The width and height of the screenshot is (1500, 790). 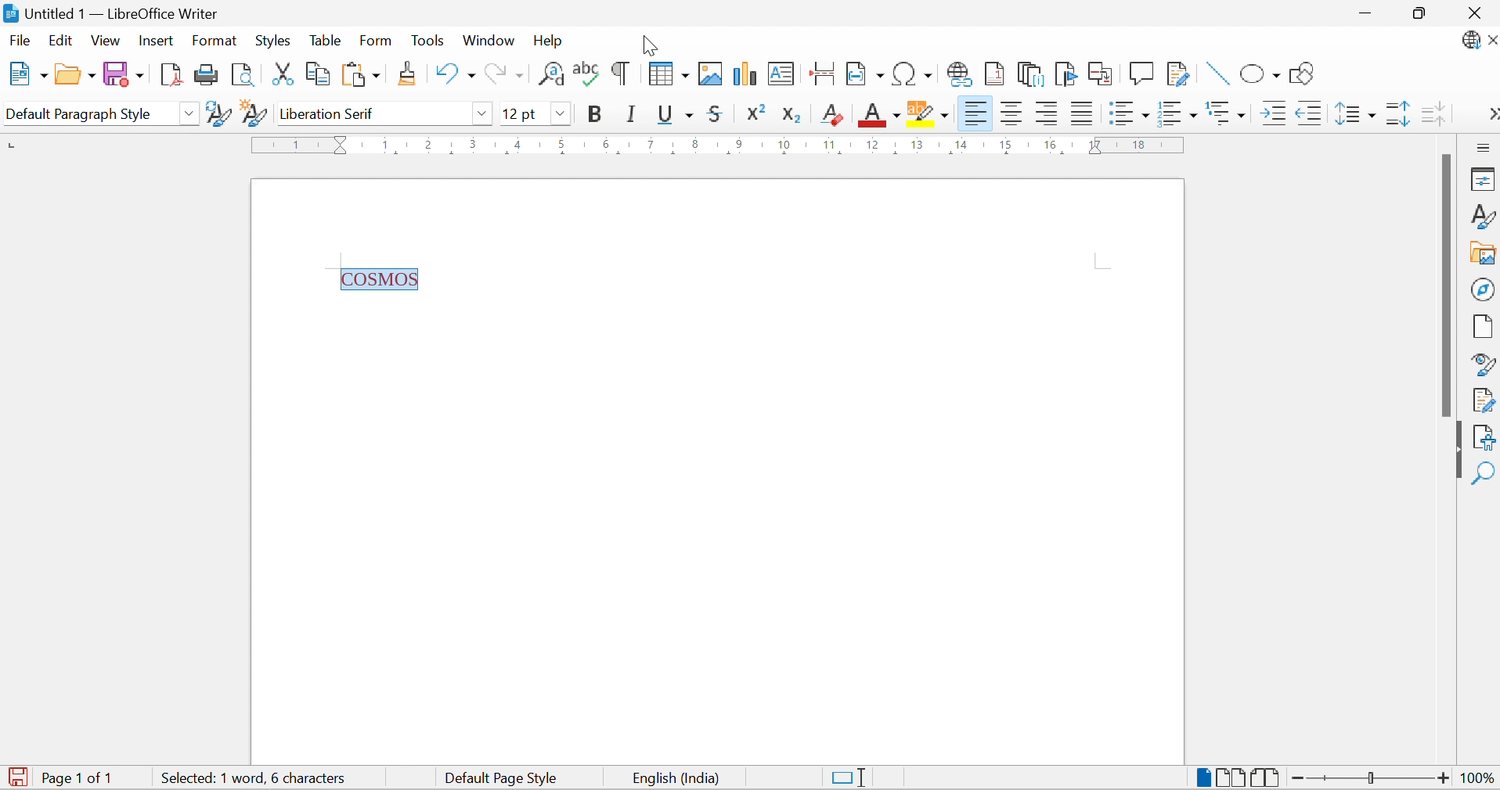 What do you see at coordinates (917, 145) in the screenshot?
I see `13` at bounding box center [917, 145].